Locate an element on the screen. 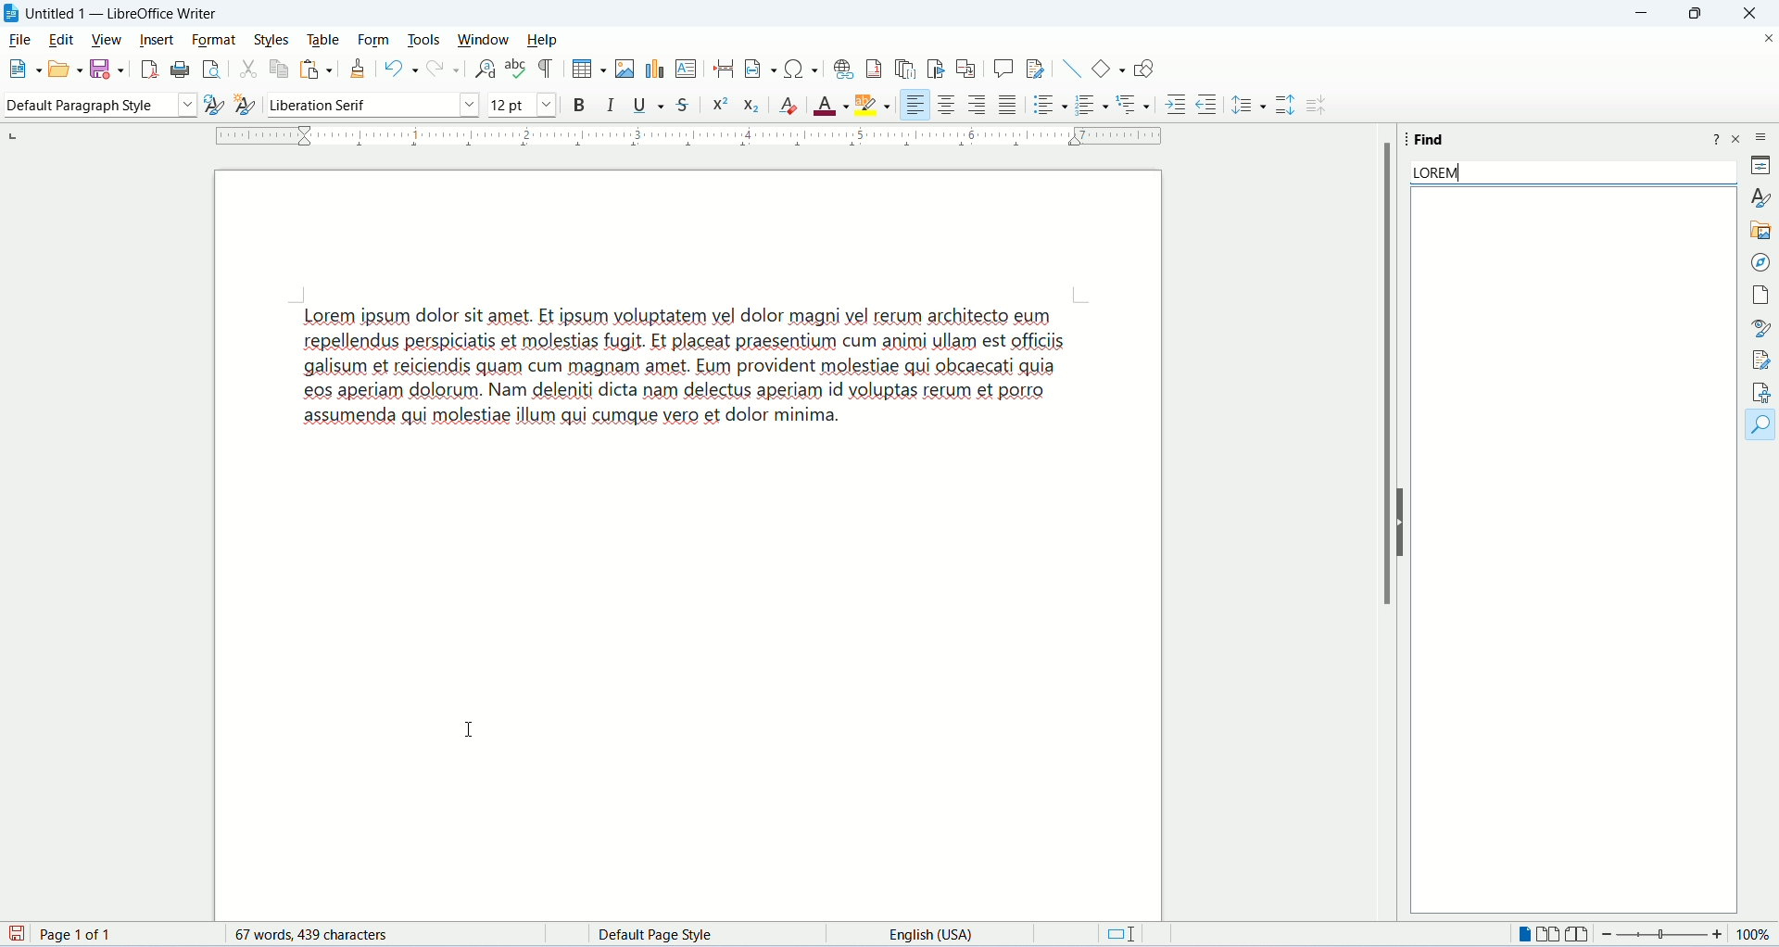 The height and width of the screenshot is (947, 1779). new is located at coordinates (14, 69).